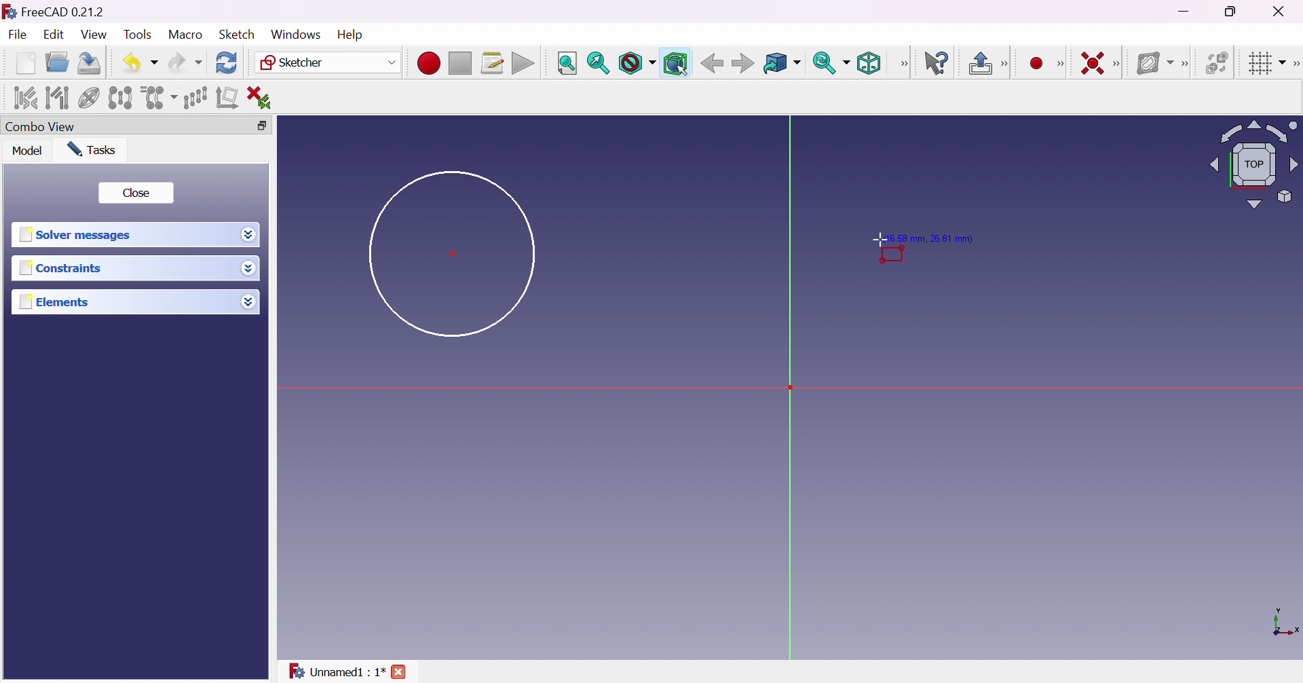 Image resolution: width=1303 pixels, height=683 pixels. I want to click on Back, so click(712, 62).